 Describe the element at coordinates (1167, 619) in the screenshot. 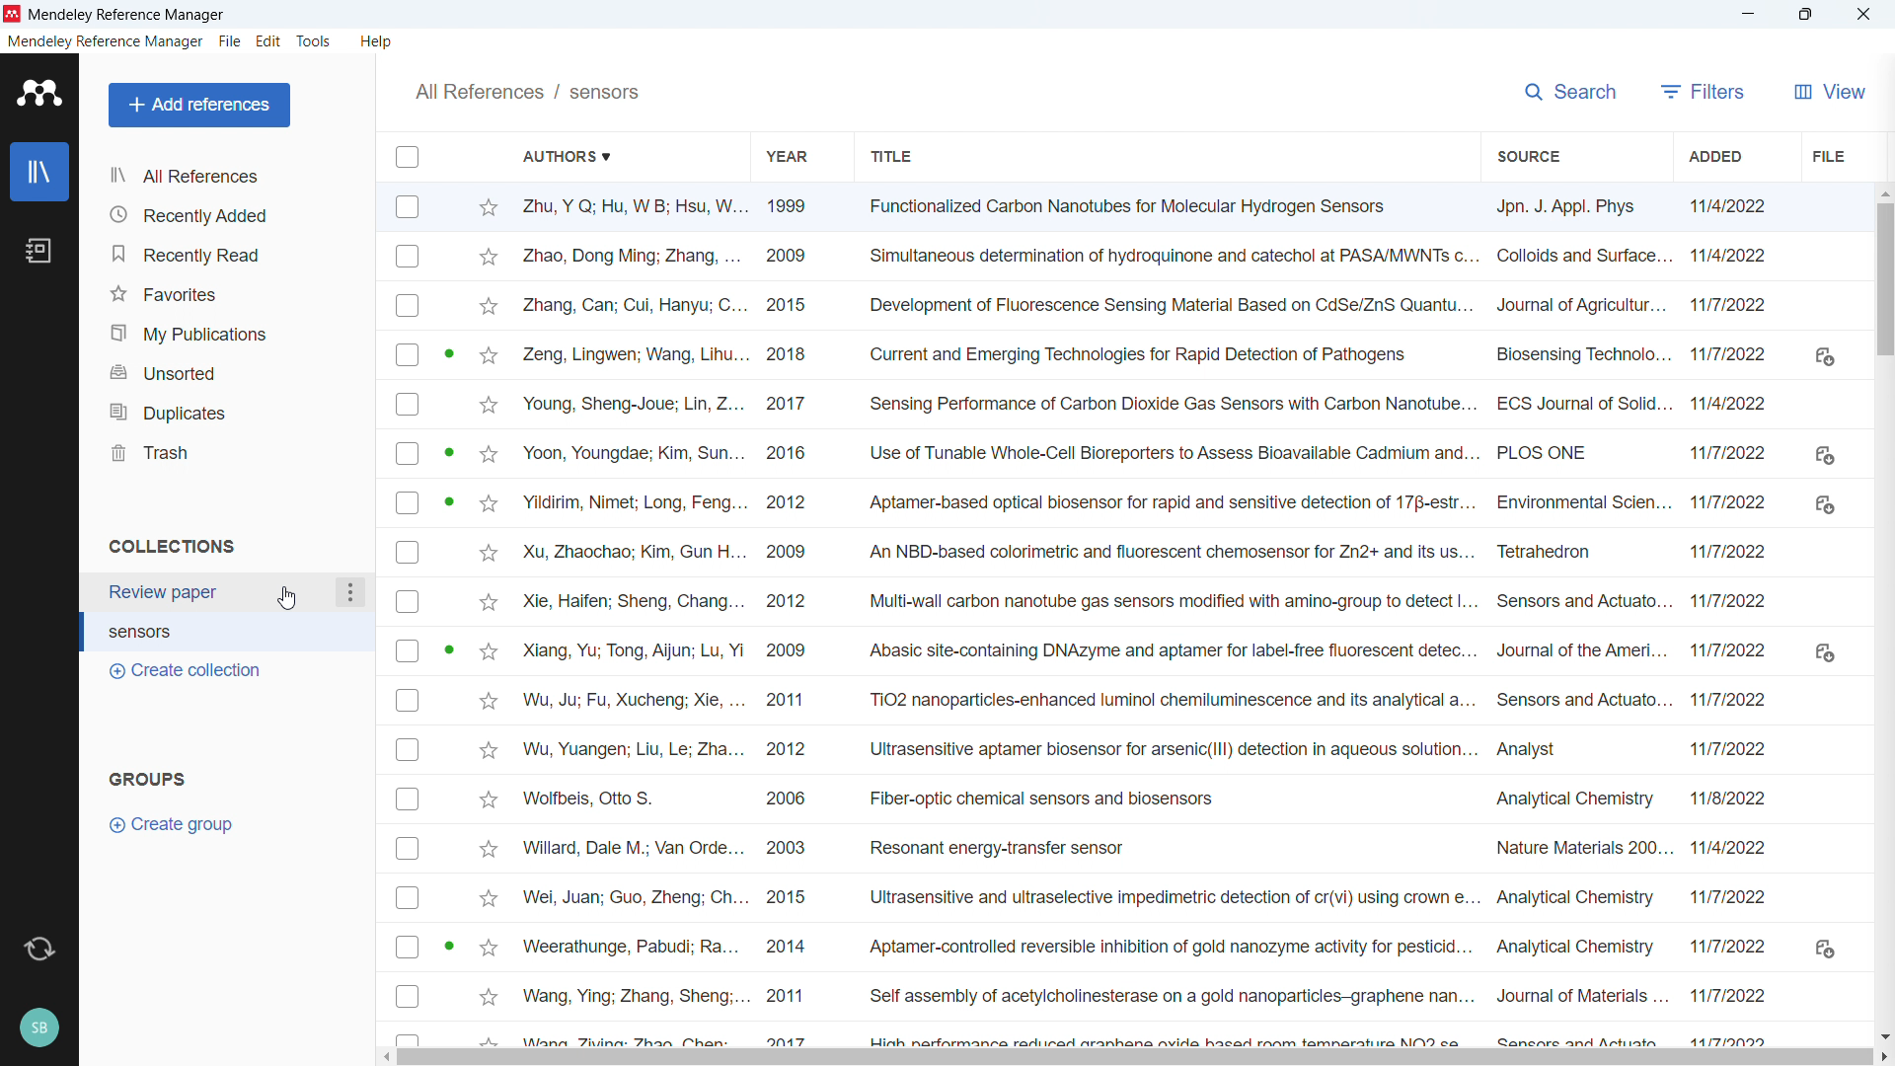

I see `Title of individual entries ` at that location.